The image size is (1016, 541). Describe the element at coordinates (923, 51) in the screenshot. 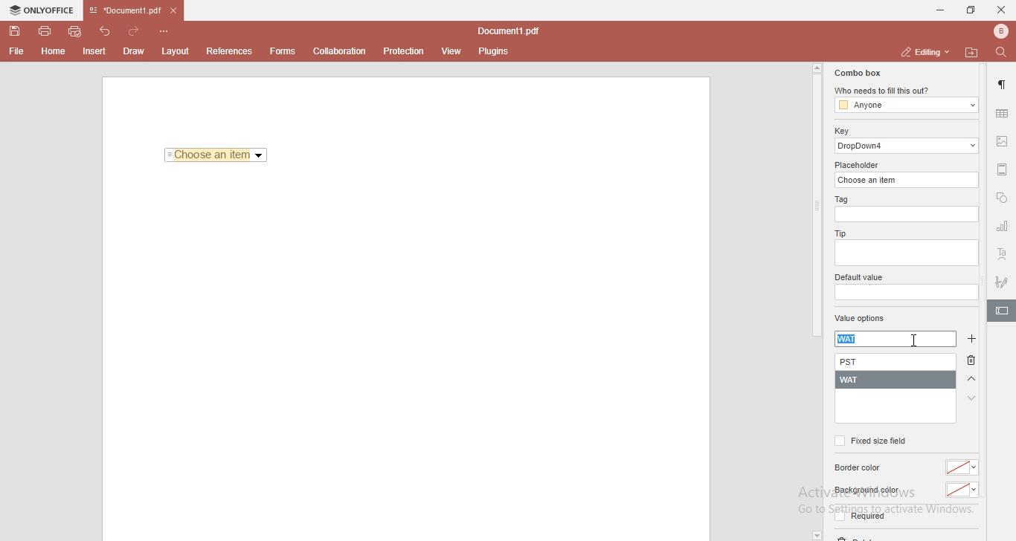

I see `editing` at that location.